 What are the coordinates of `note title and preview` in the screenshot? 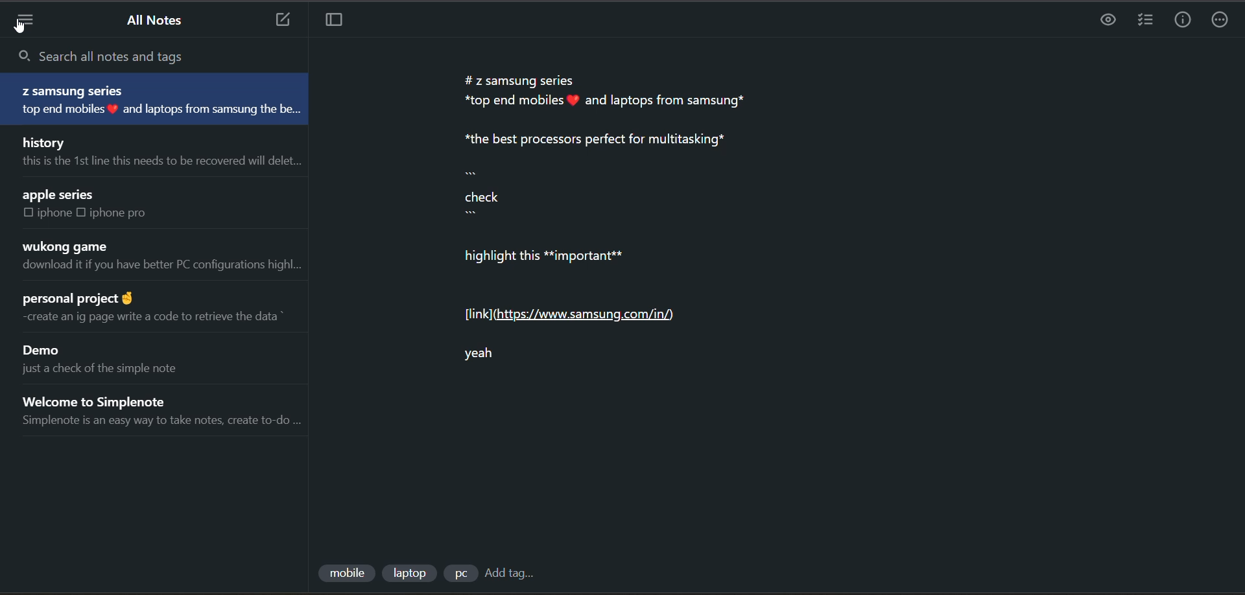 It's located at (155, 310).